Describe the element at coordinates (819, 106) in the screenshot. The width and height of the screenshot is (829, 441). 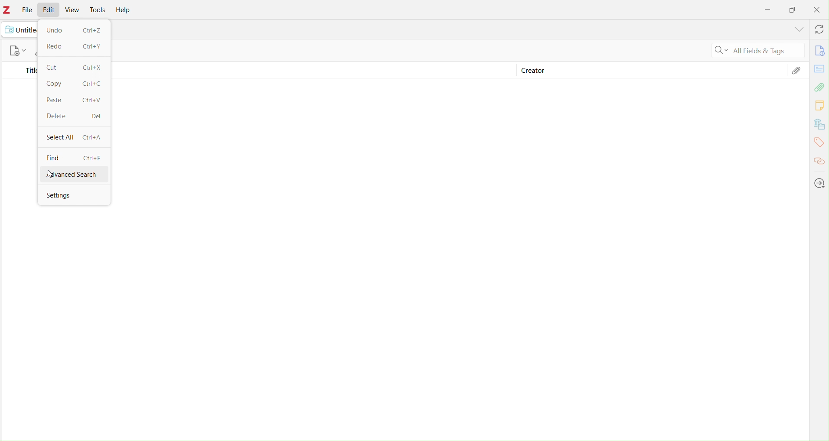
I see `Comments` at that location.